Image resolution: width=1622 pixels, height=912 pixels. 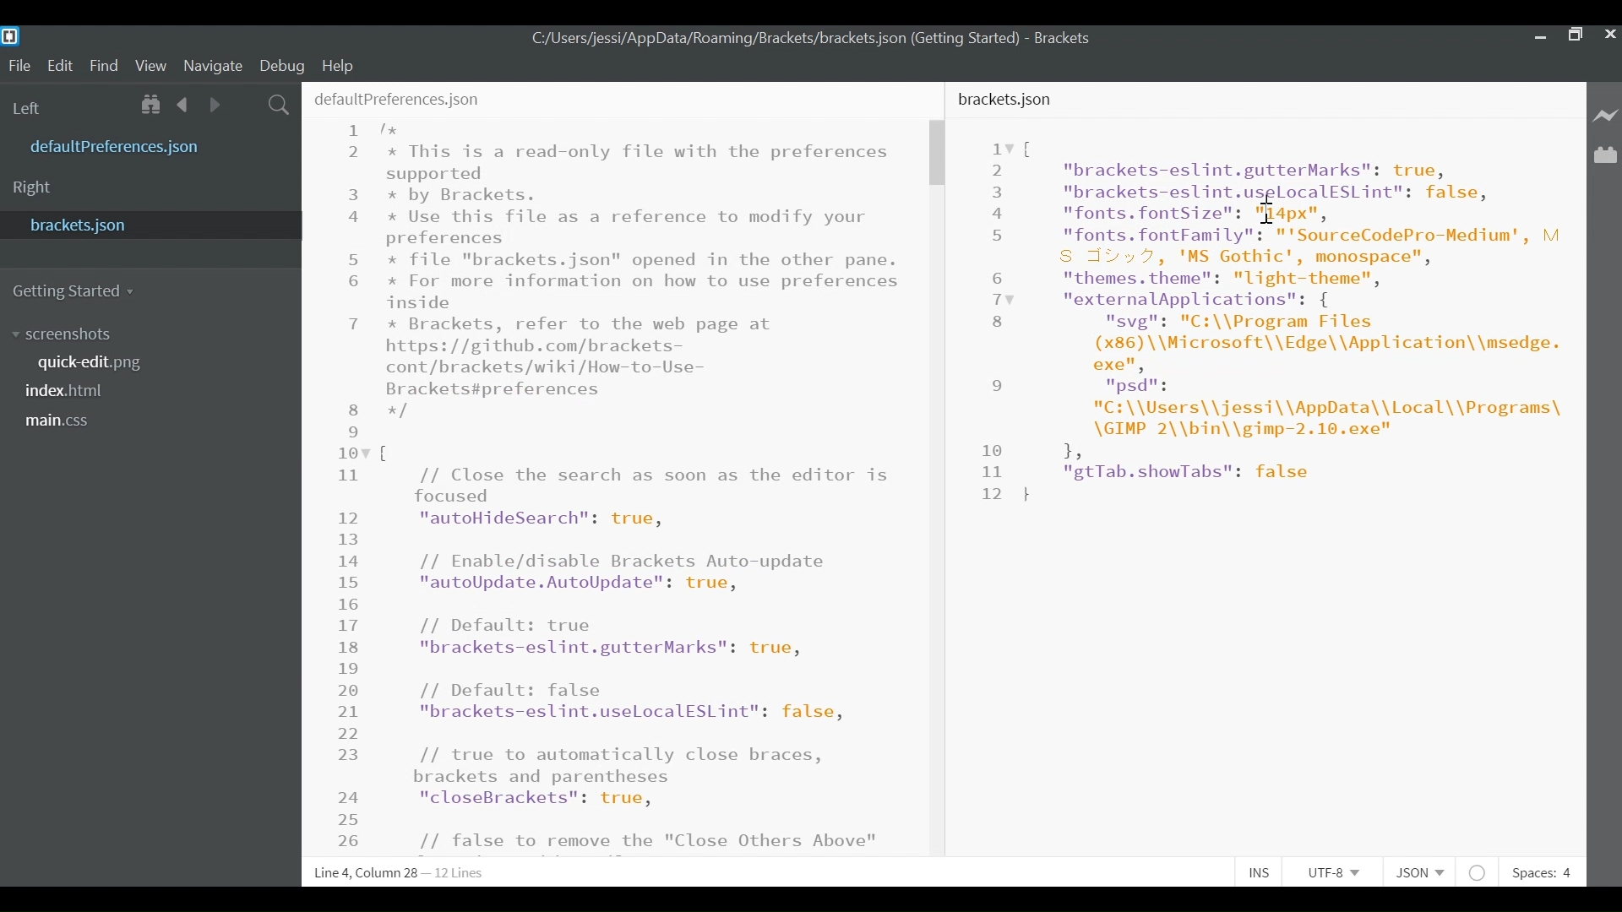 I want to click on minimize, so click(x=1538, y=37).